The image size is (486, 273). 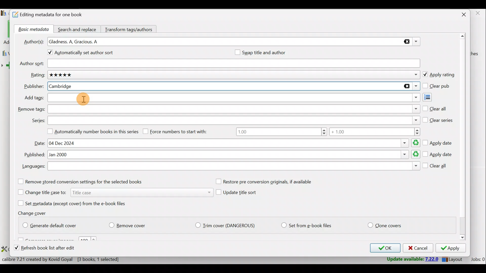 I want to click on Series:, so click(x=38, y=121).